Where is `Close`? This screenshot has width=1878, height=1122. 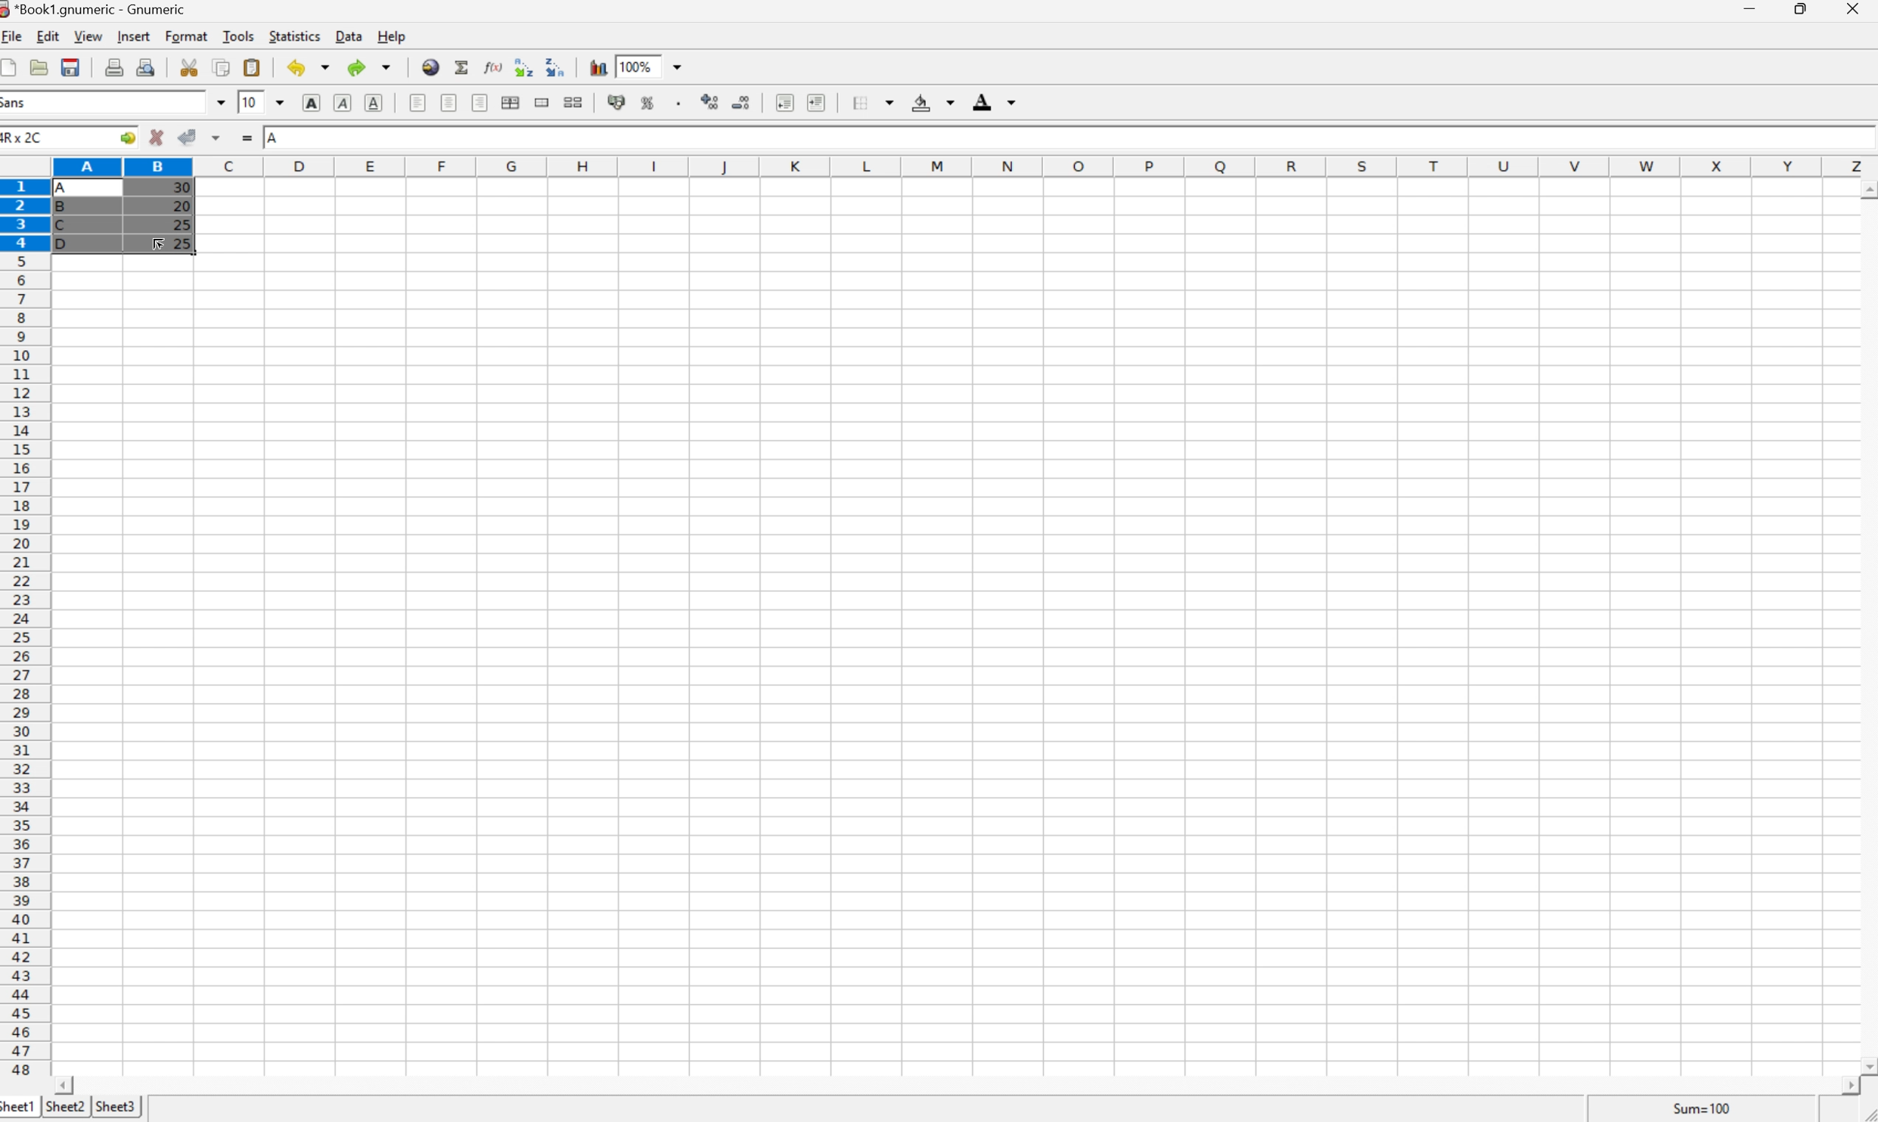 Close is located at coordinates (1855, 10).